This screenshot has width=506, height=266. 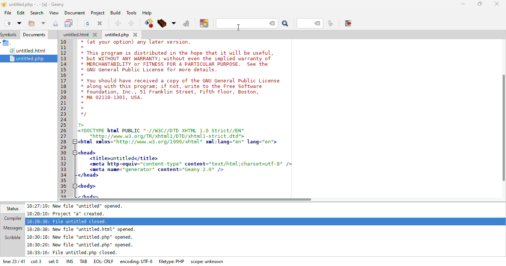 What do you see at coordinates (64, 186) in the screenshot?
I see `36` at bounding box center [64, 186].